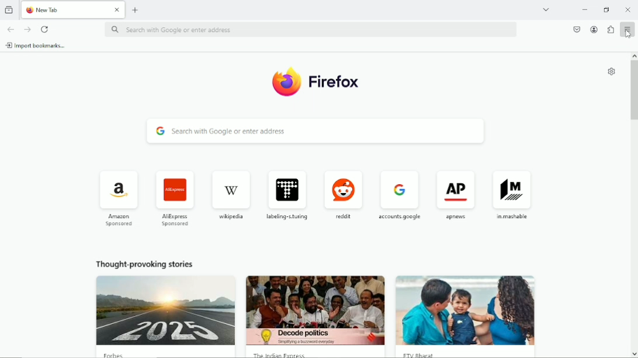 This screenshot has height=358, width=638. I want to click on restore down, so click(607, 10).